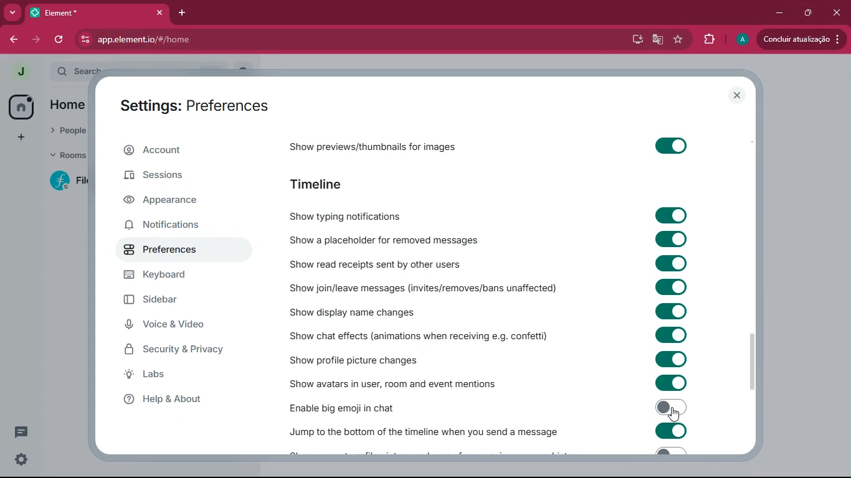 This screenshot has height=478, width=851. What do you see at coordinates (22, 107) in the screenshot?
I see `home` at bounding box center [22, 107].